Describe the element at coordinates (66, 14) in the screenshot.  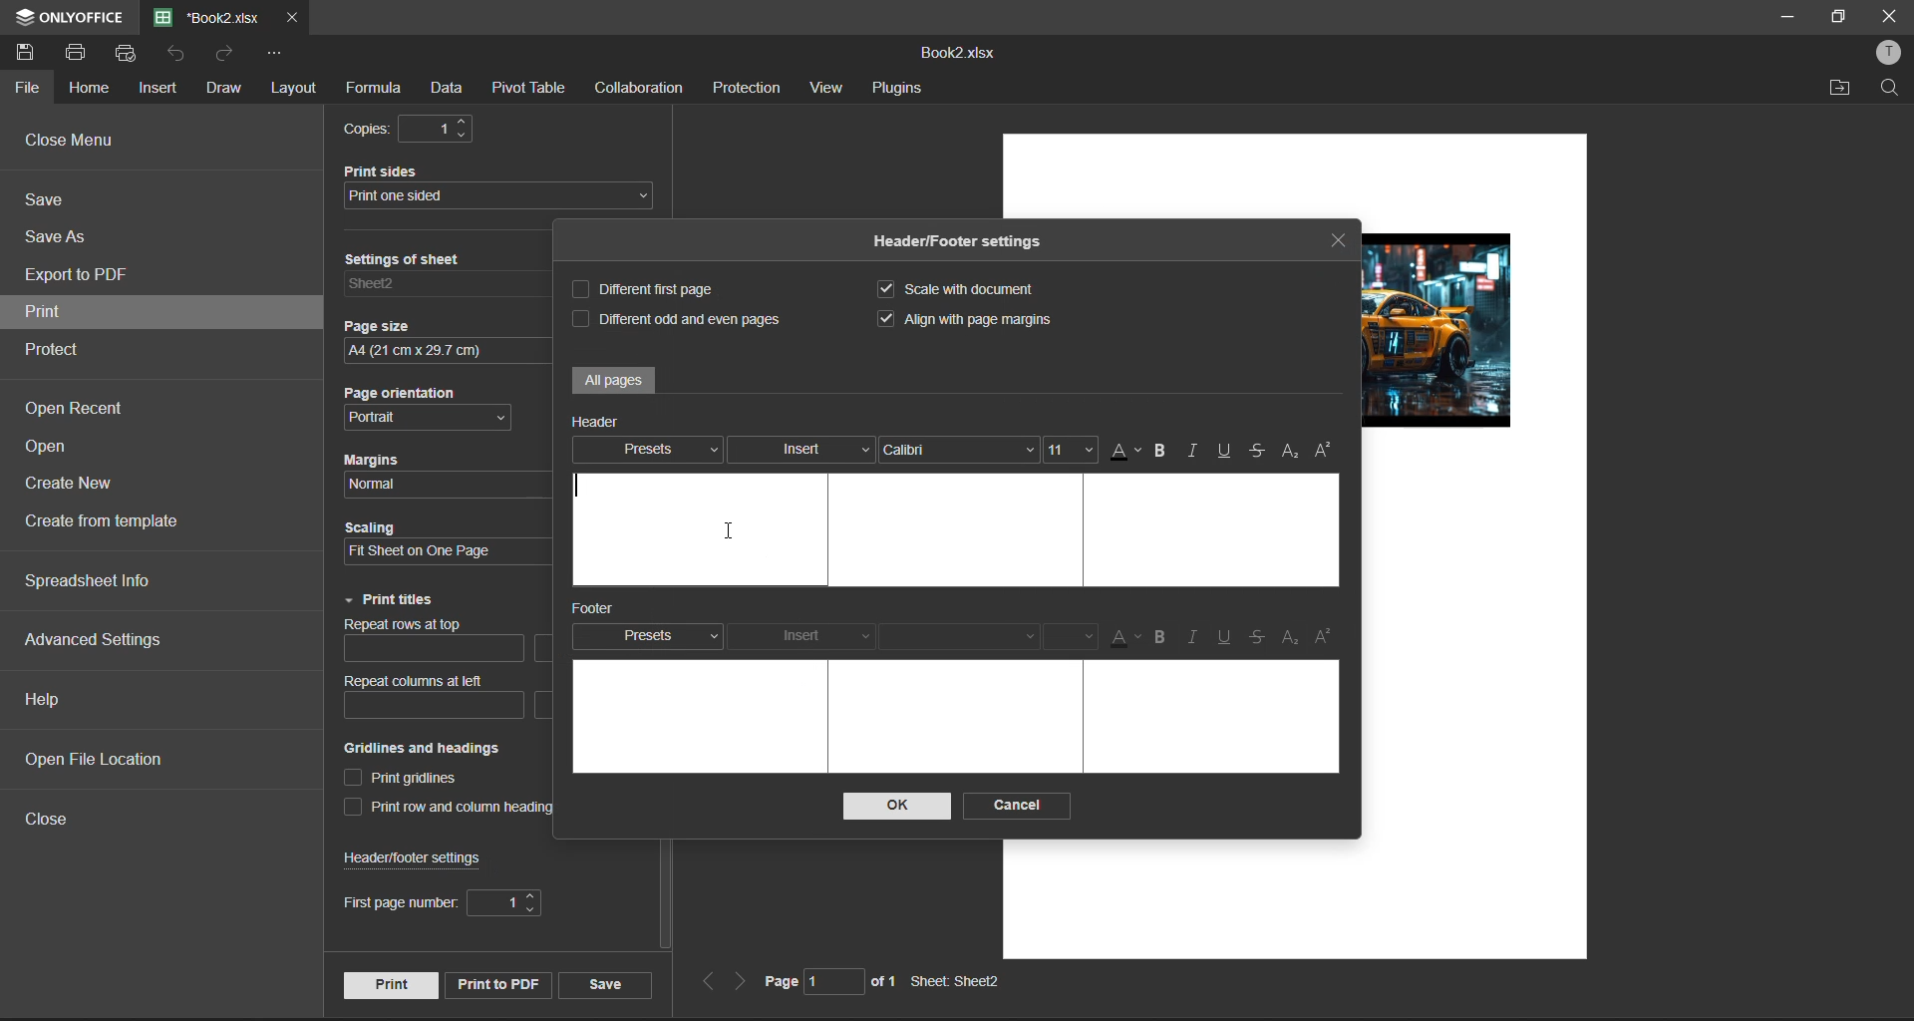
I see `app name` at that location.